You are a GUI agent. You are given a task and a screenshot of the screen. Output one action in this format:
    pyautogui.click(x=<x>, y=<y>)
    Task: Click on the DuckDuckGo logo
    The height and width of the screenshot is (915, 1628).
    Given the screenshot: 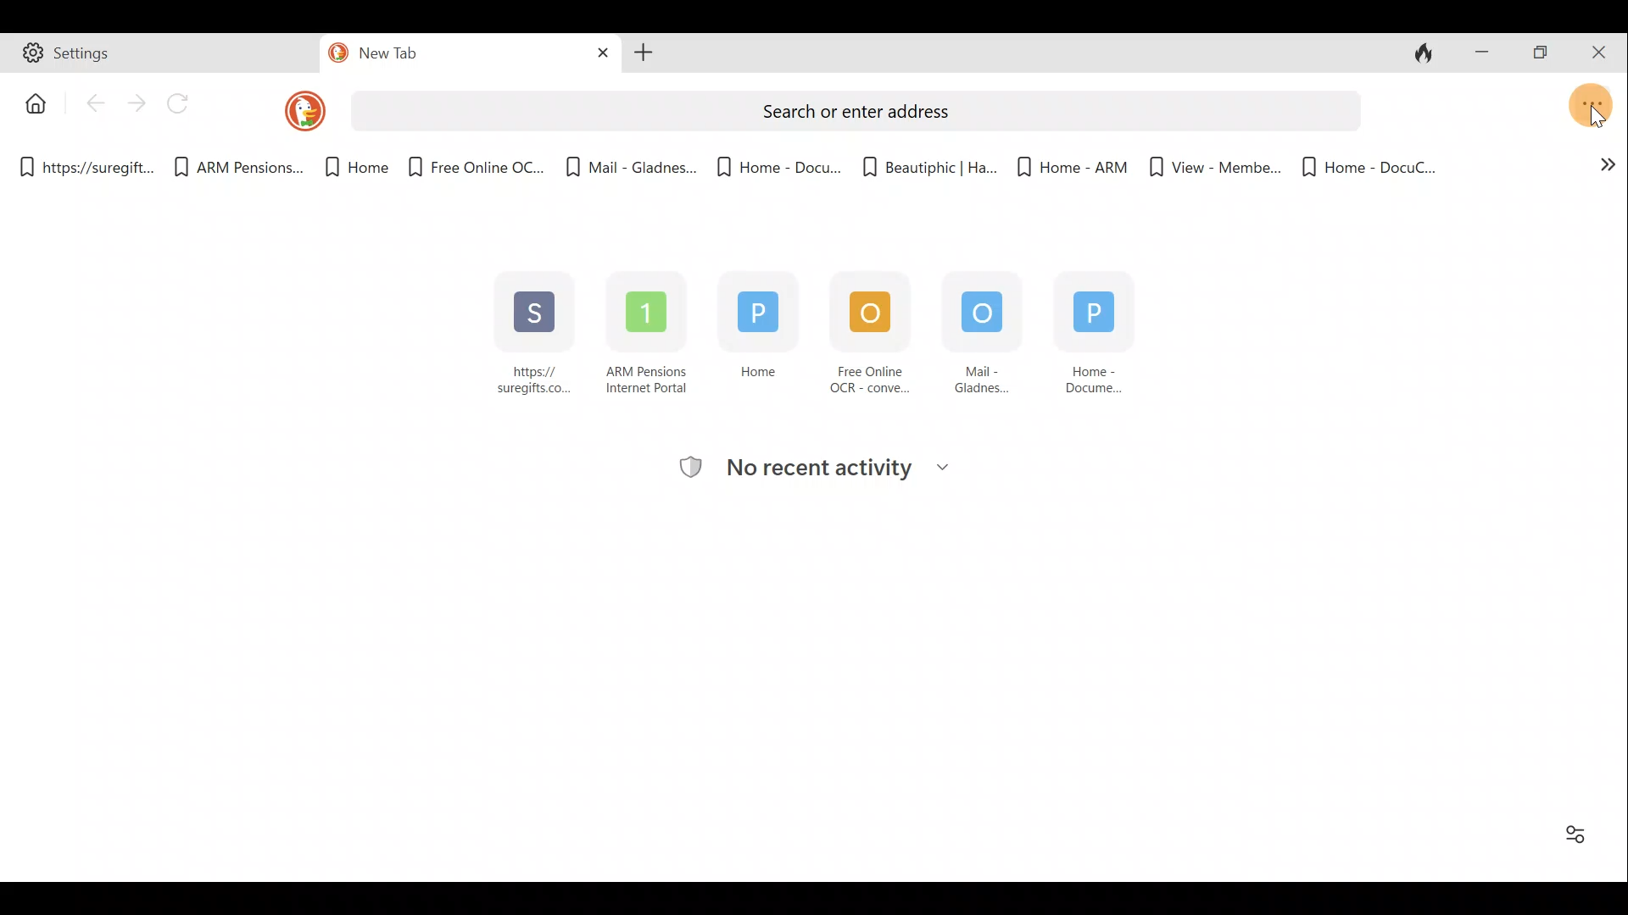 What is the action you would take?
    pyautogui.click(x=308, y=112)
    